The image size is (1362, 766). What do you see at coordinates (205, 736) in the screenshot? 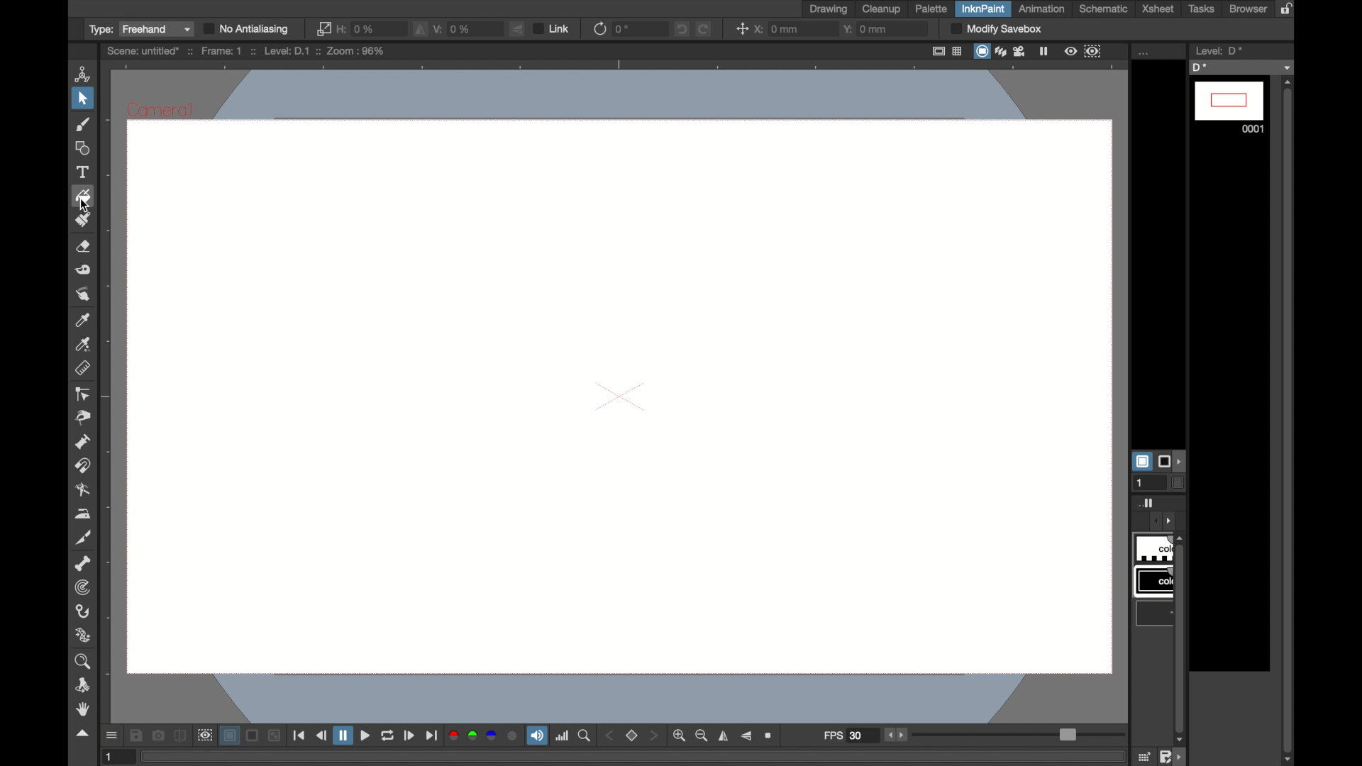
I see `preview` at bounding box center [205, 736].